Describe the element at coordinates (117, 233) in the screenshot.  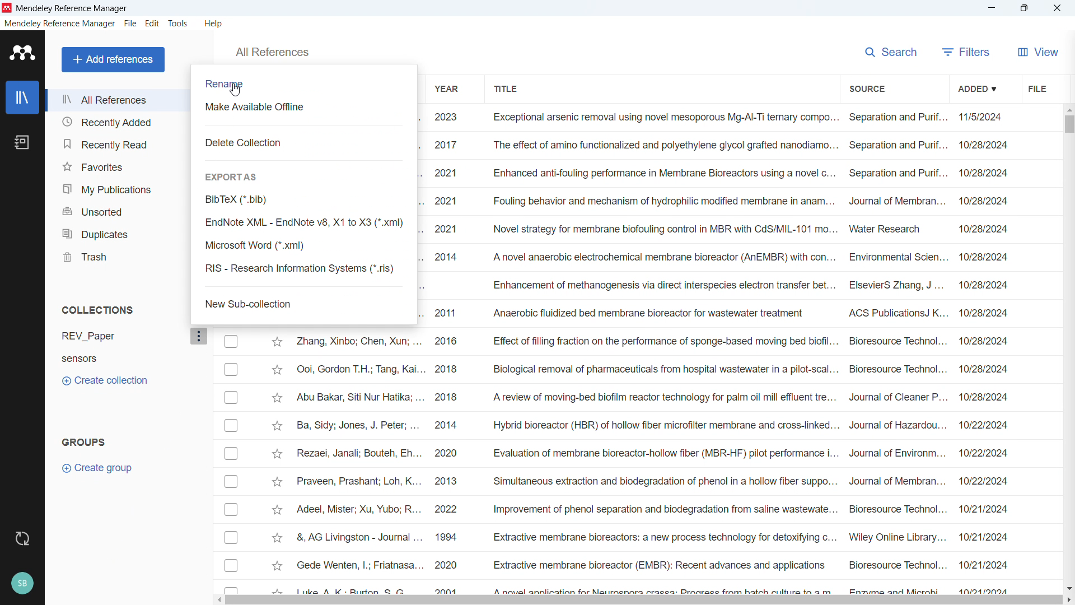
I see `Duplicates ` at that location.